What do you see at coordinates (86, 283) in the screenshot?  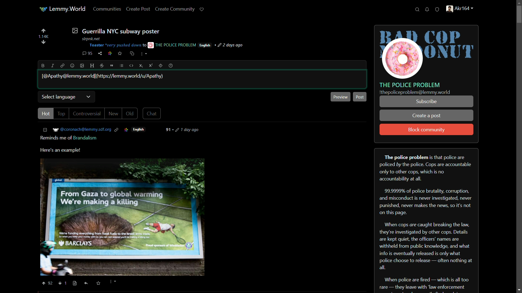 I see `` at bounding box center [86, 283].